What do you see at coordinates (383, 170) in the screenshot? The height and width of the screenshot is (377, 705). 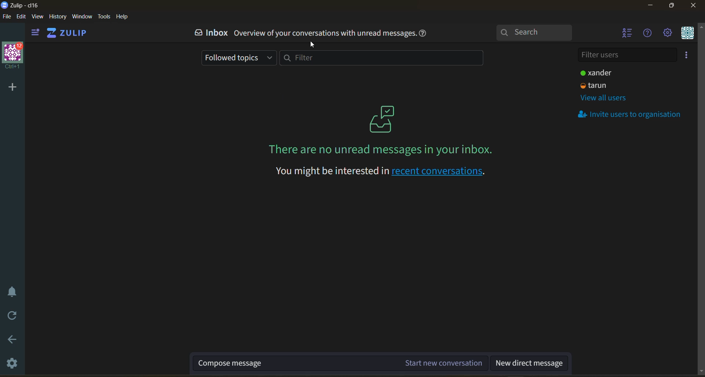 I see `recent conversations` at bounding box center [383, 170].